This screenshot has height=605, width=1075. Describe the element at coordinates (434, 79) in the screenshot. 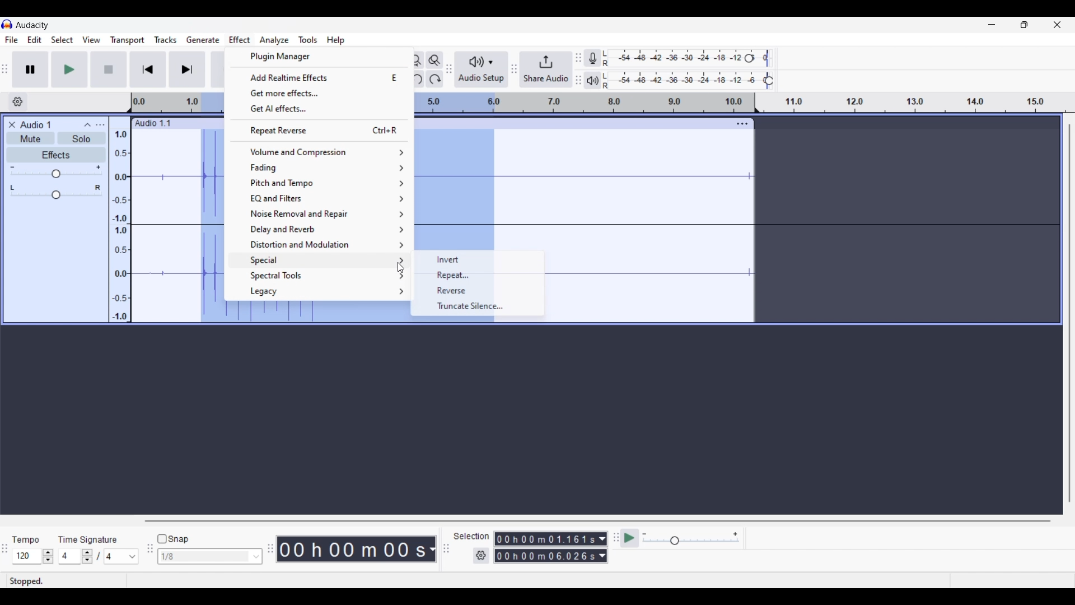

I see `Redo` at that location.